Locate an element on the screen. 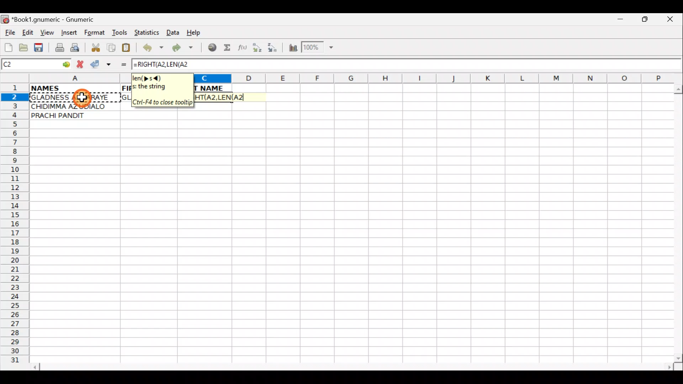  Gnumeric logo is located at coordinates (5, 20).